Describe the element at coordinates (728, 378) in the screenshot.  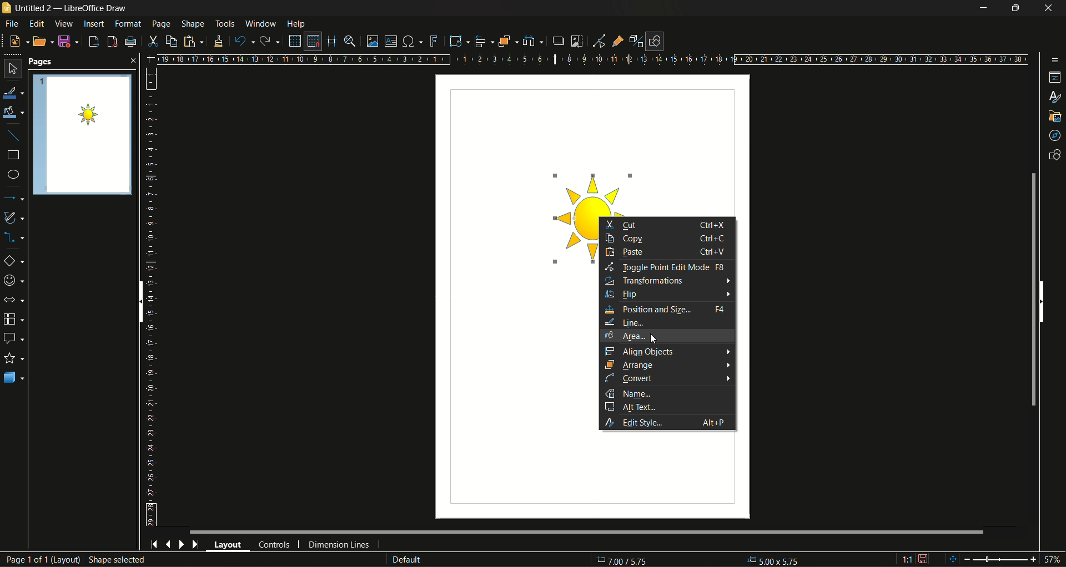
I see `arrow` at that location.